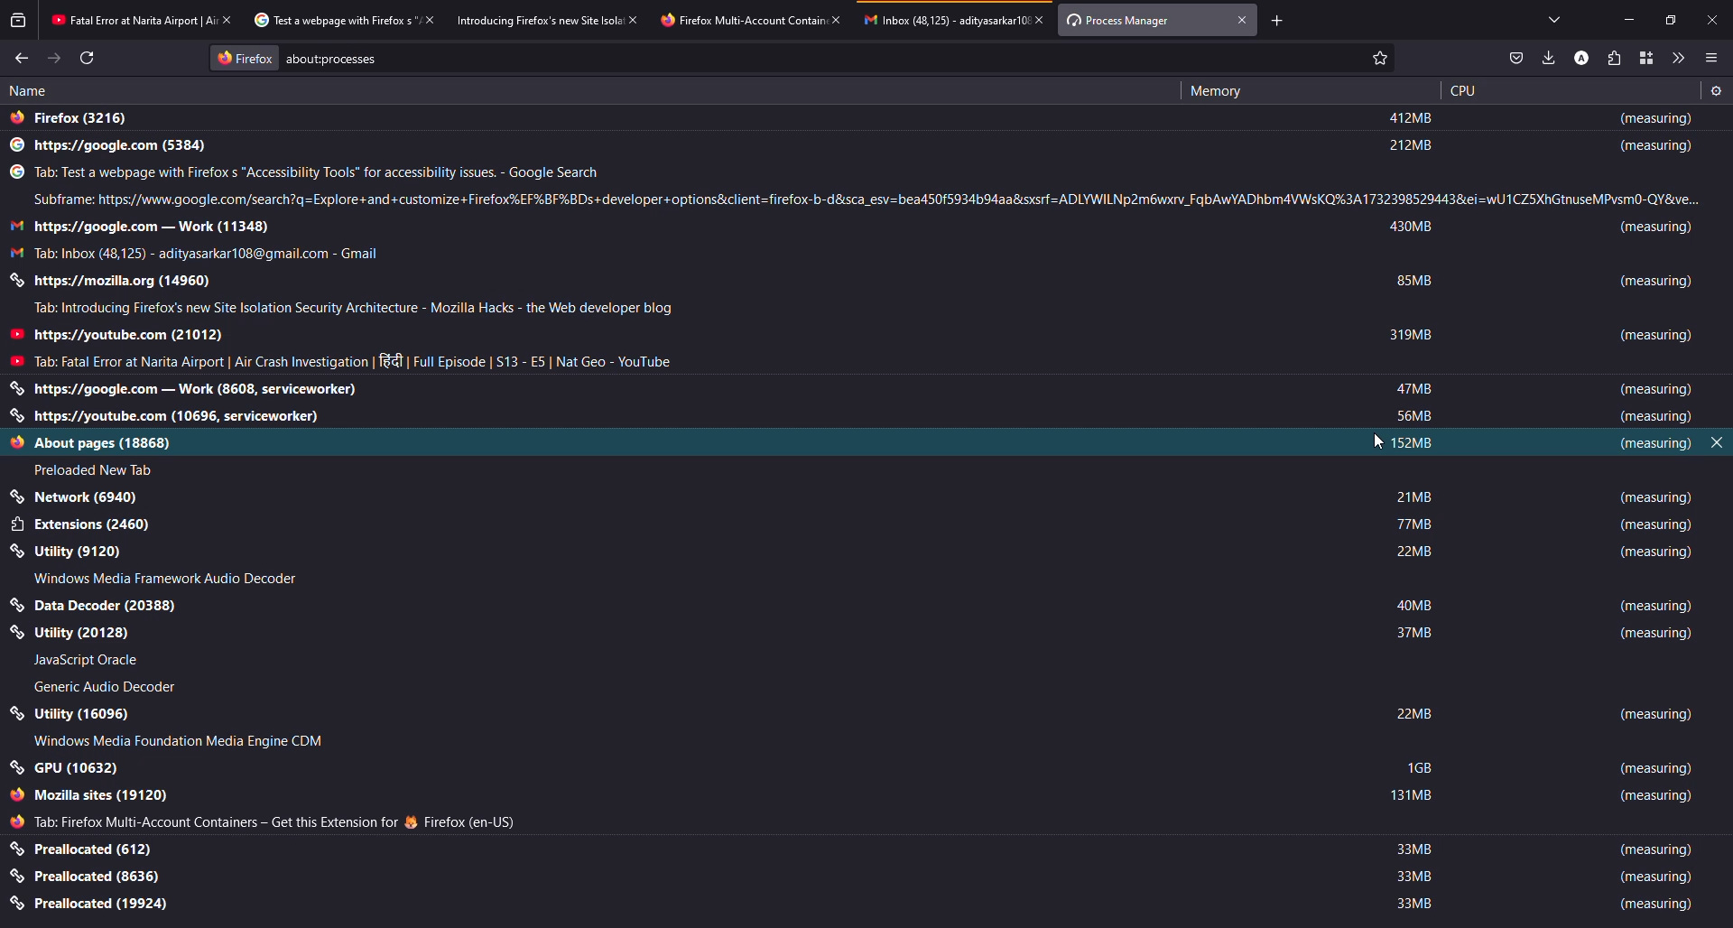 This screenshot has height=928, width=1733. I want to click on inbox (48,125), so click(939, 19).